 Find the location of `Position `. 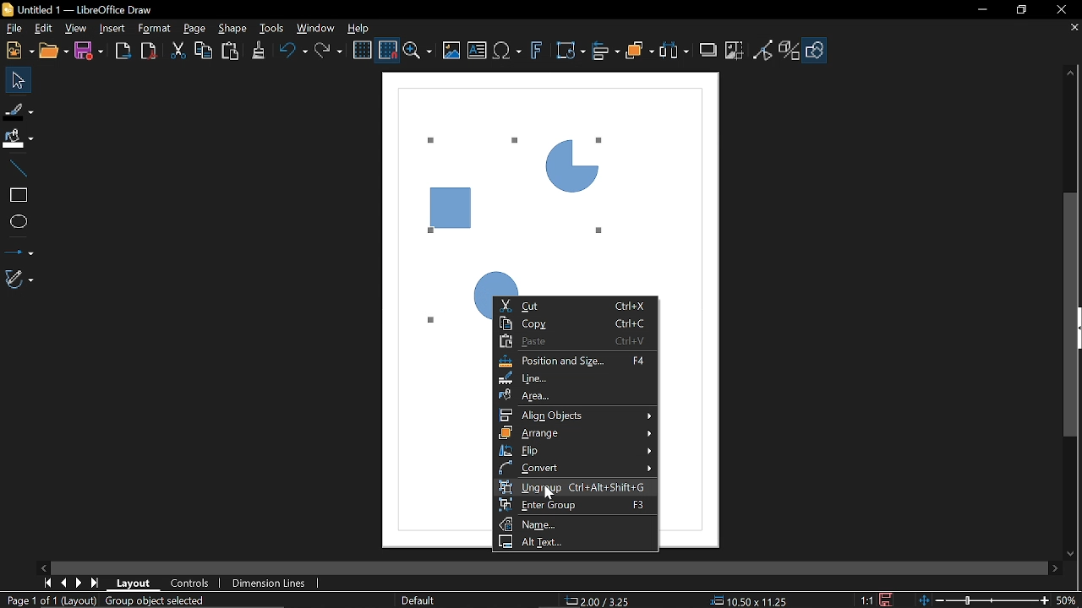

Position  is located at coordinates (603, 600).